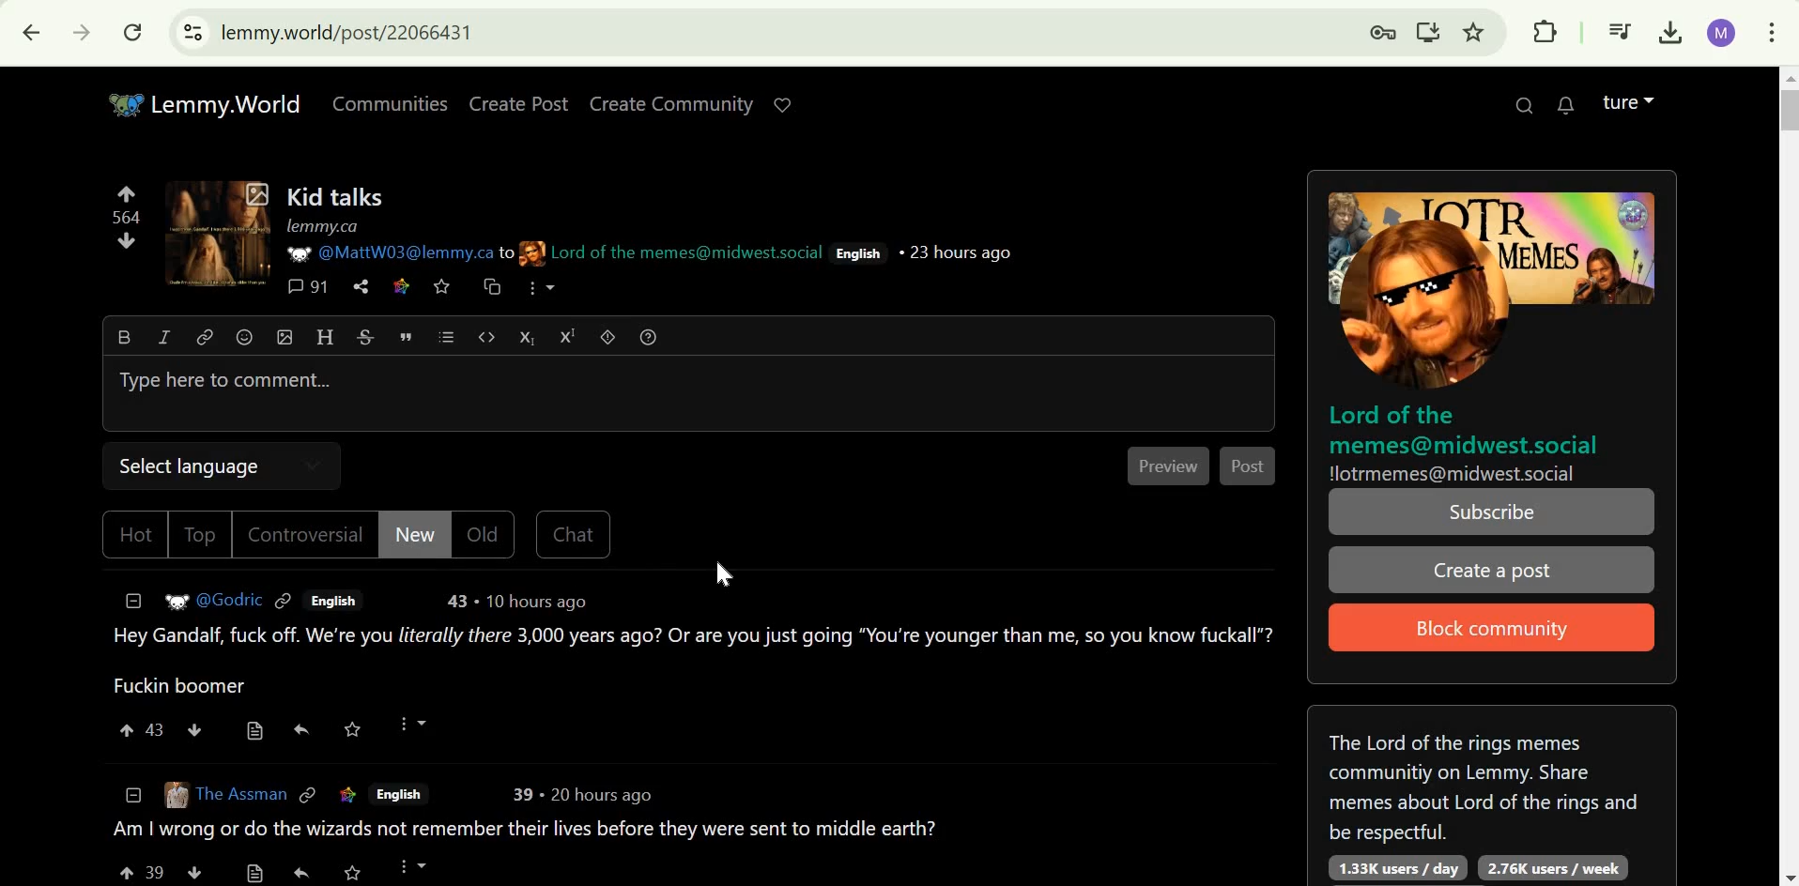 This screenshot has height=886, width=1799. Describe the element at coordinates (227, 381) in the screenshot. I see `Type here to comment...` at that location.